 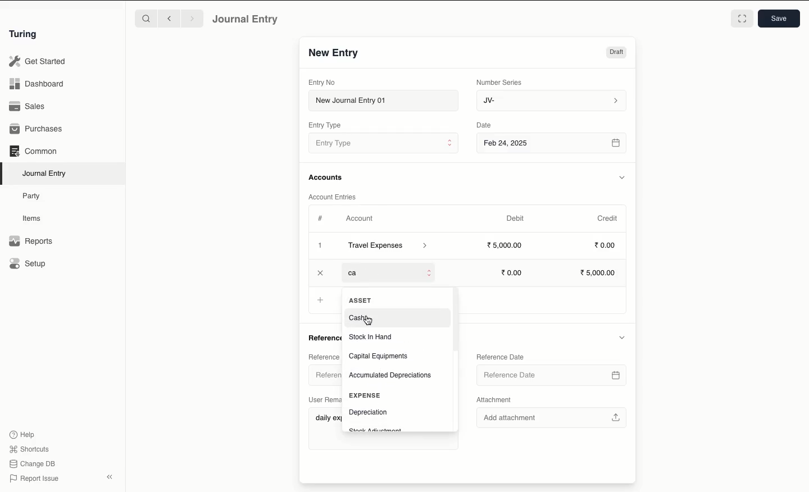 I want to click on Capital Equipments, so click(x=380, y=356).